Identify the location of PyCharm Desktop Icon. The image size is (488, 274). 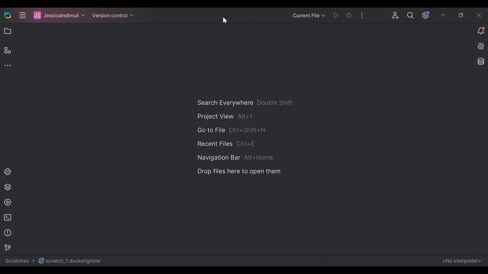
(8, 16).